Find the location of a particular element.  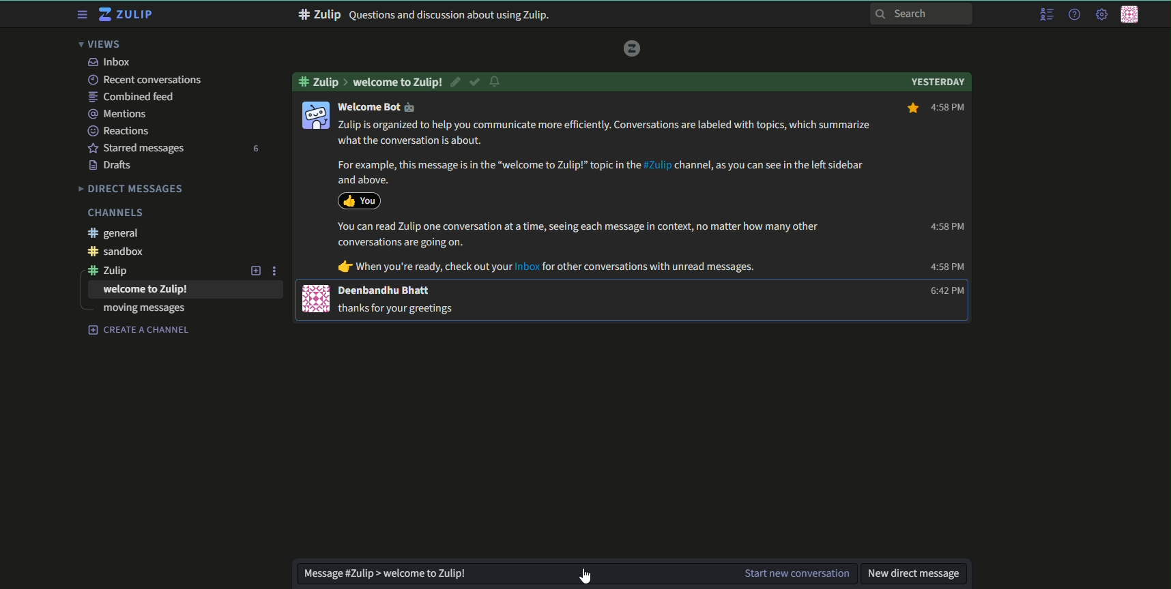

options is located at coordinates (276, 270).